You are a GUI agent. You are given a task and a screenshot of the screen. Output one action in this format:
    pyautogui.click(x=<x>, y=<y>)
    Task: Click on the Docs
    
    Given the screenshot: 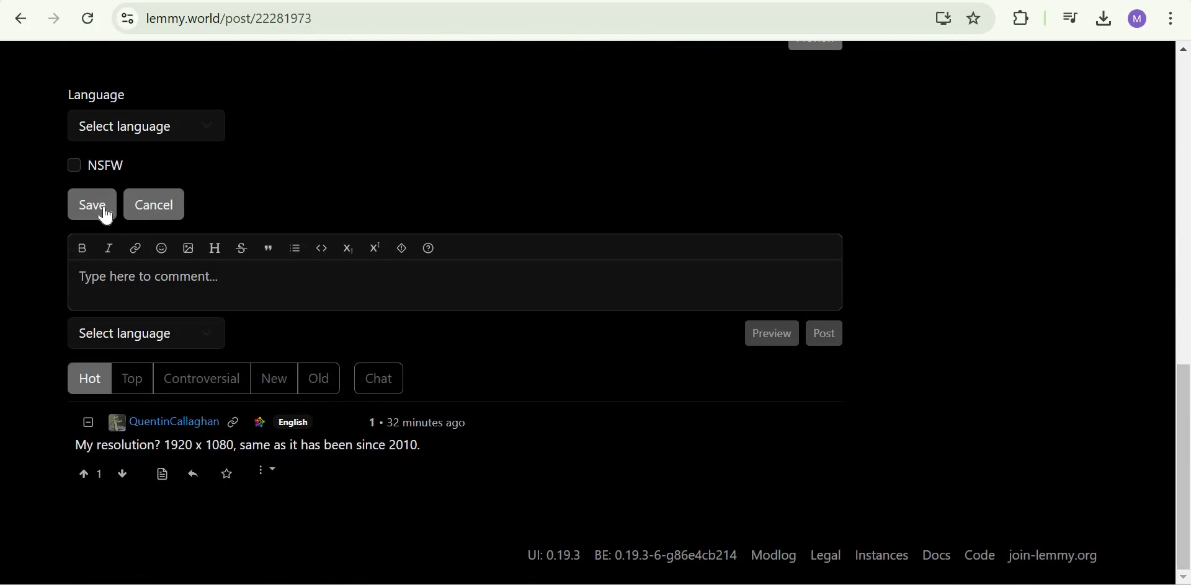 What is the action you would take?
    pyautogui.click(x=936, y=556)
    